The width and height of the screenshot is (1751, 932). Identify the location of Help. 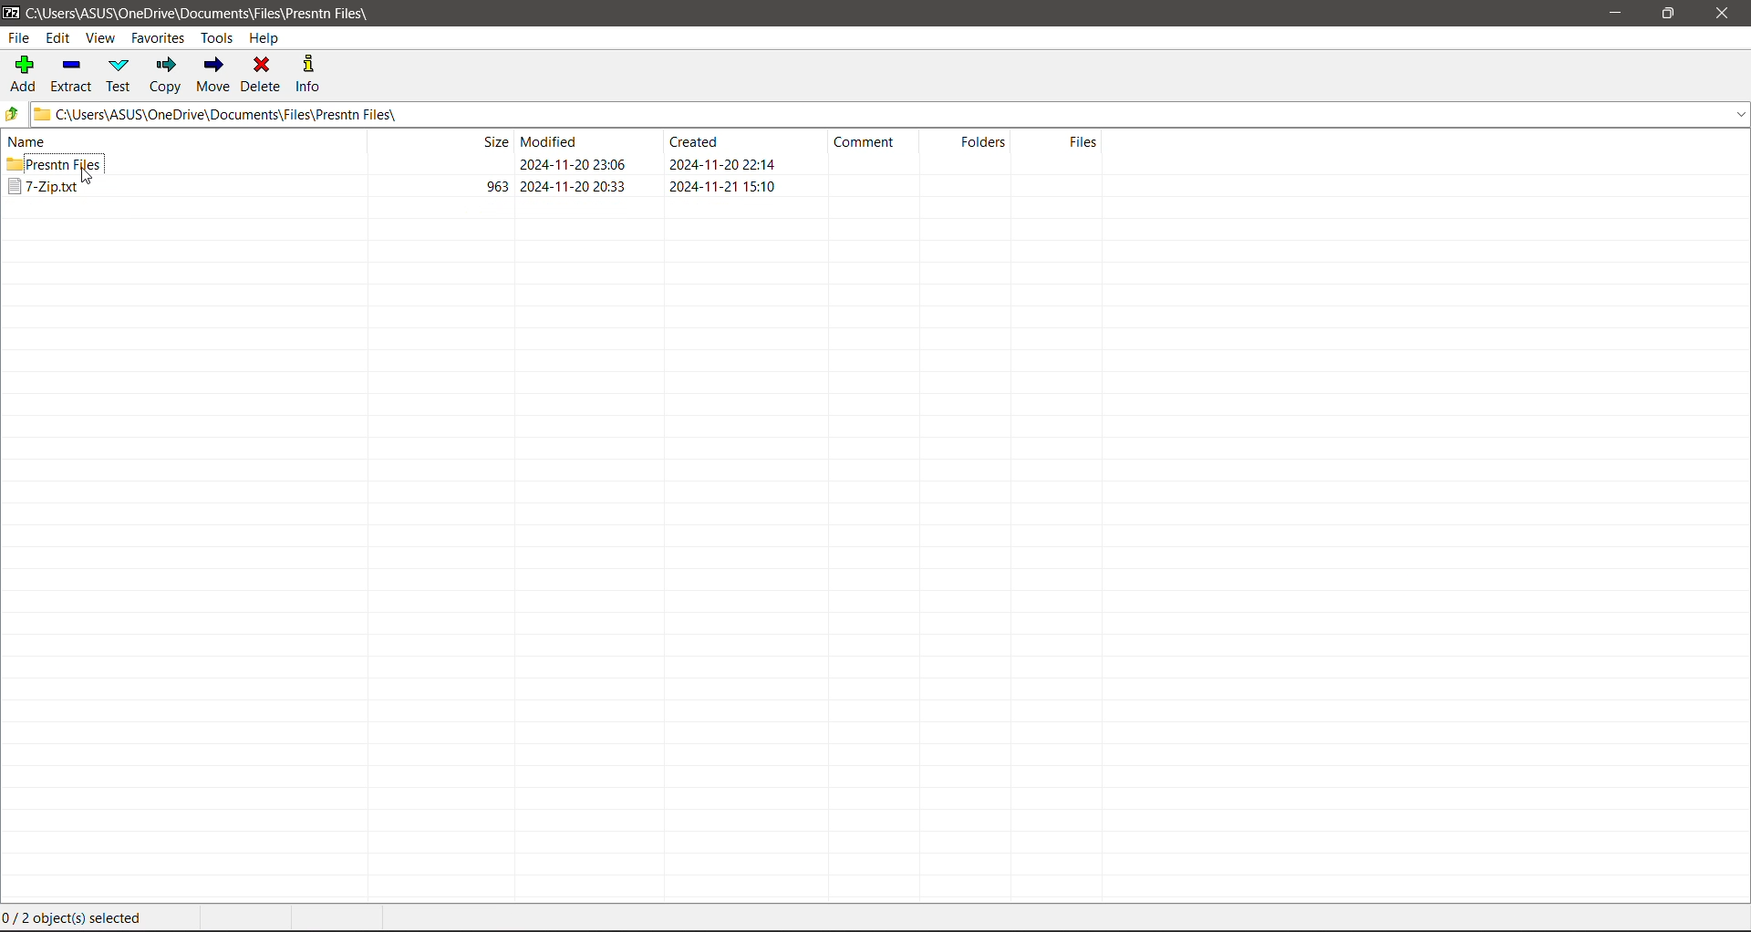
(264, 38).